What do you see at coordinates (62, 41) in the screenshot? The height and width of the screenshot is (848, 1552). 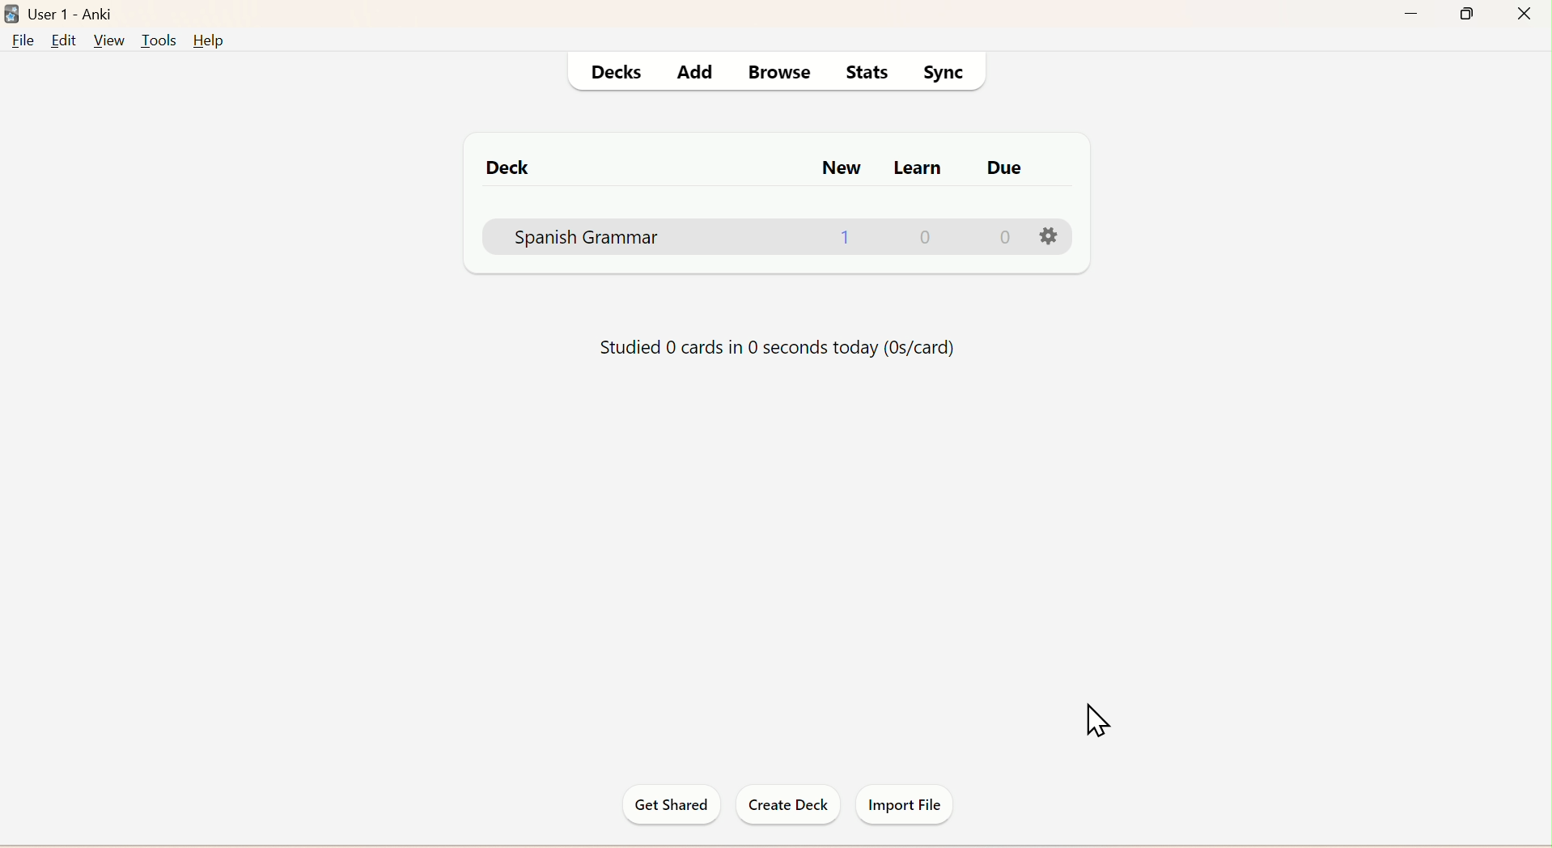 I see `Edit` at bounding box center [62, 41].